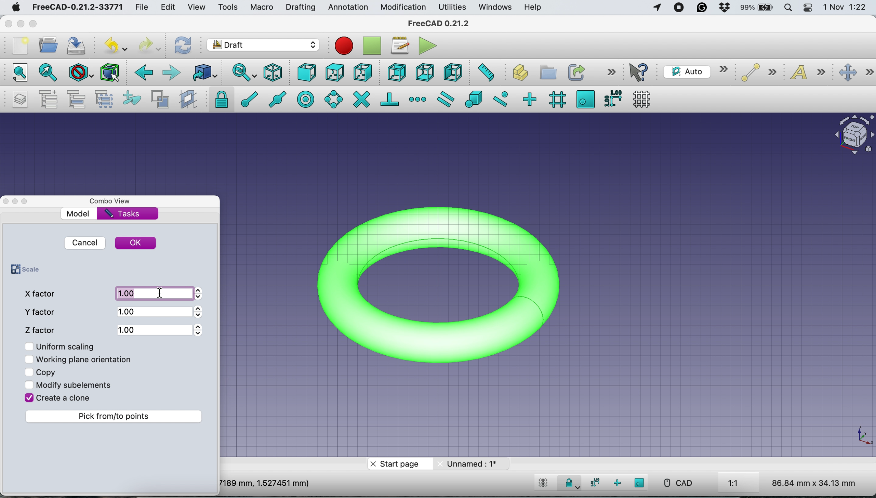 This screenshot has height=498, width=876. I want to click on measure distance, so click(485, 73).